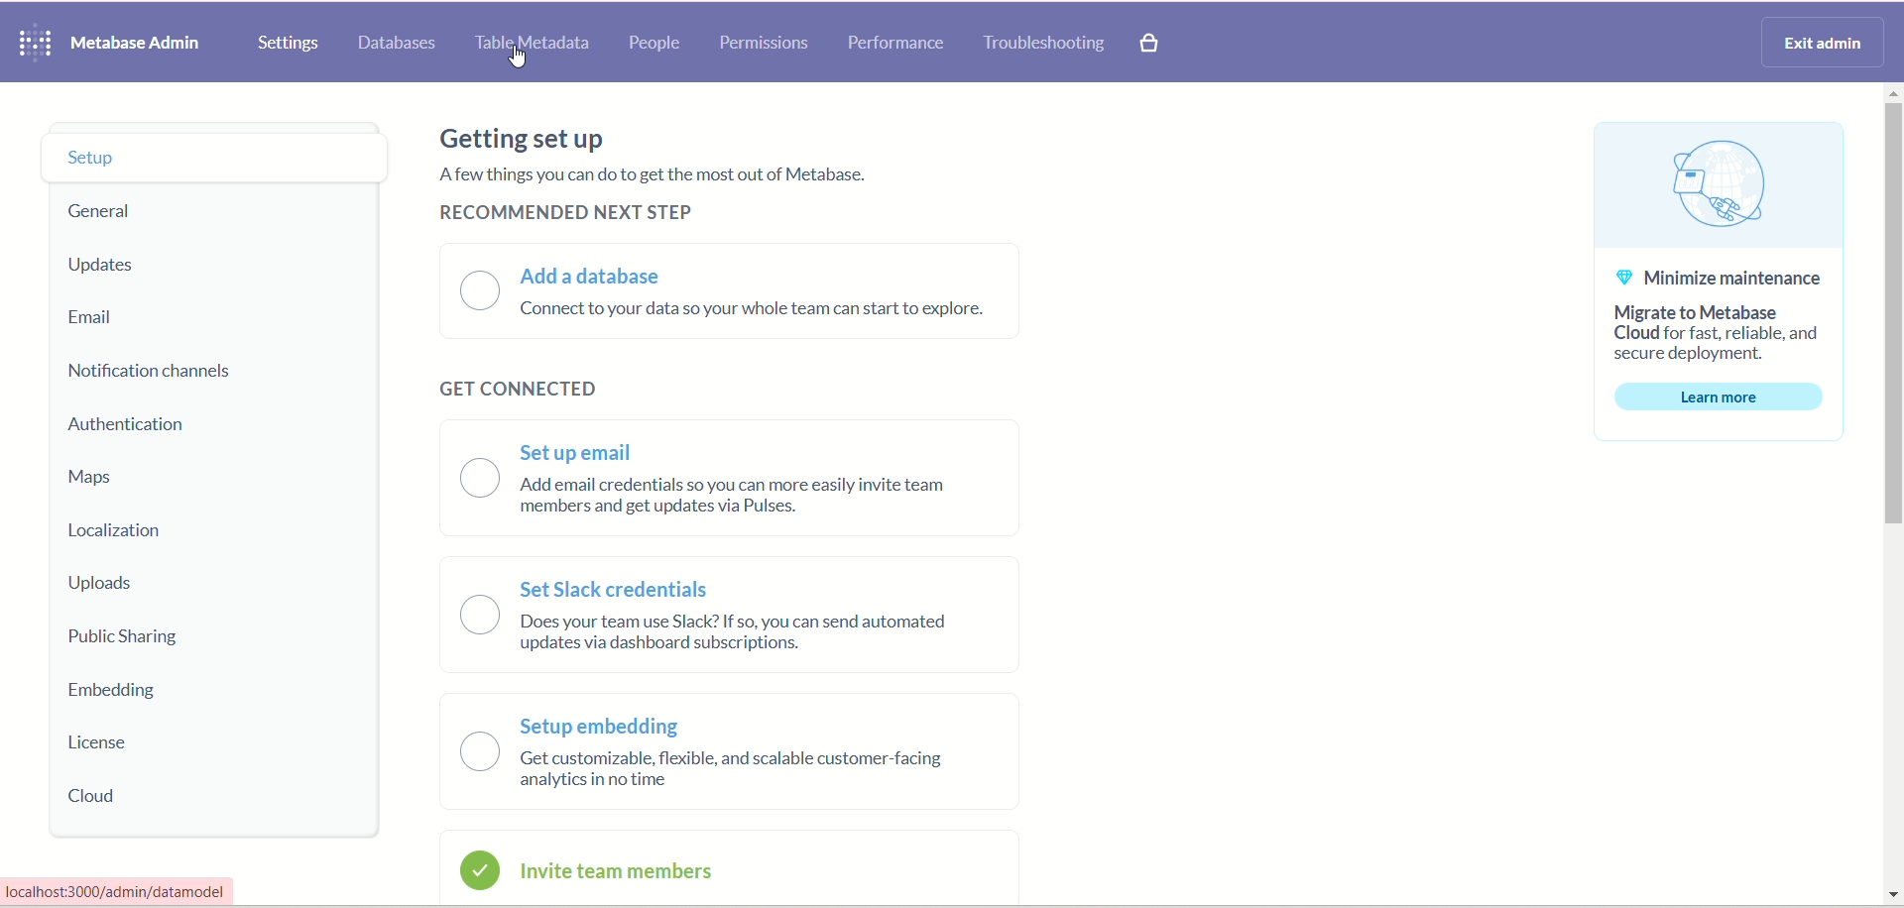 This screenshot has height=908, width=1904. I want to click on recommended next step, so click(568, 217).